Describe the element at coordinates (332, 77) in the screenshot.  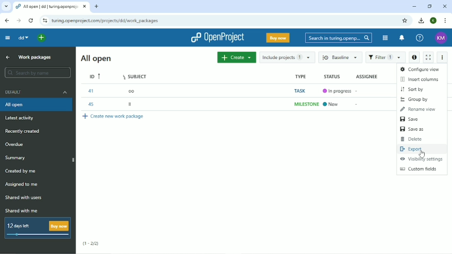
I see `Status` at that location.